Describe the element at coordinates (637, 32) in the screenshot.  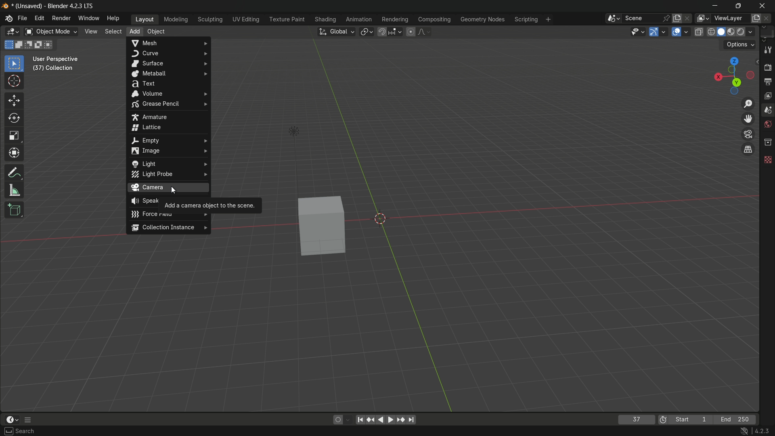
I see `selectability and visibility` at that location.